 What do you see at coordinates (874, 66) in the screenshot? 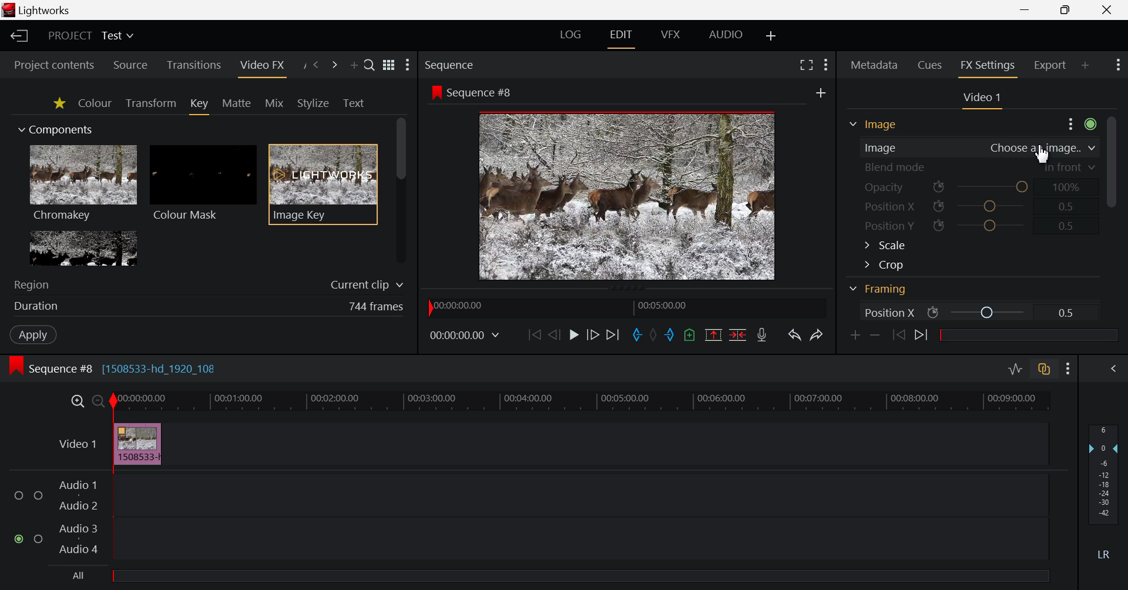
I see `Metadata` at bounding box center [874, 66].